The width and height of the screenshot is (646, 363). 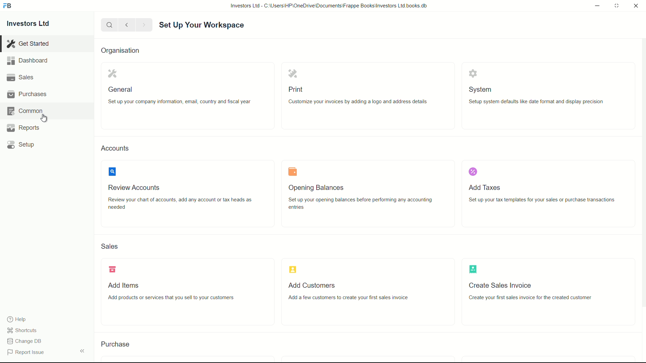 What do you see at coordinates (616, 5) in the screenshot?
I see `maximize` at bounding box center [616, 5].